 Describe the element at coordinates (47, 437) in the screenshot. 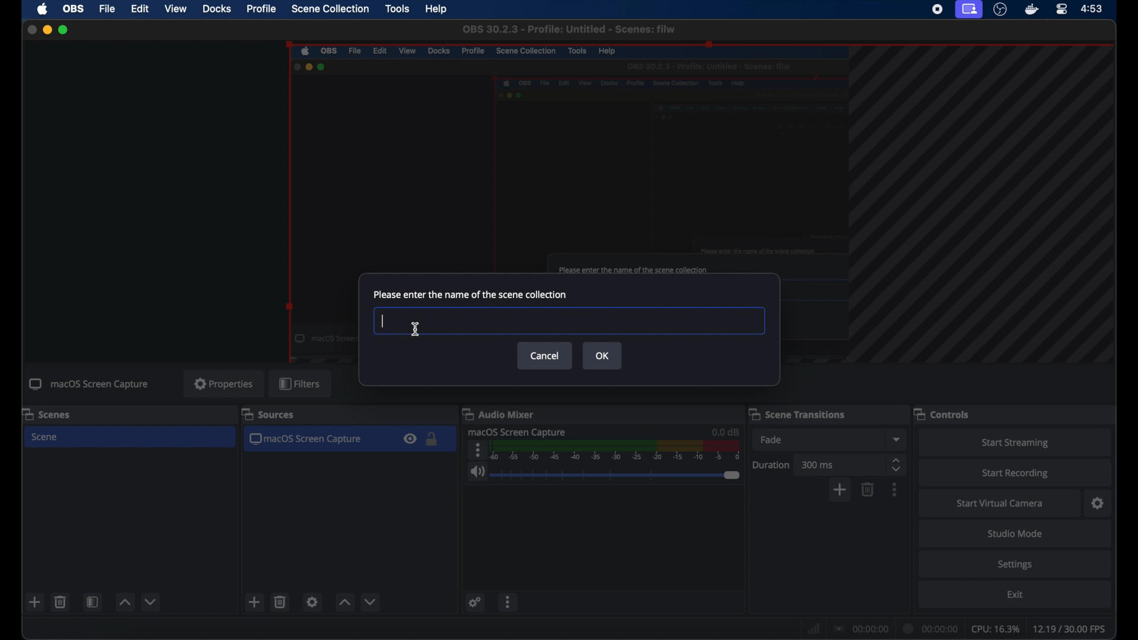

I see `scene` at that location.